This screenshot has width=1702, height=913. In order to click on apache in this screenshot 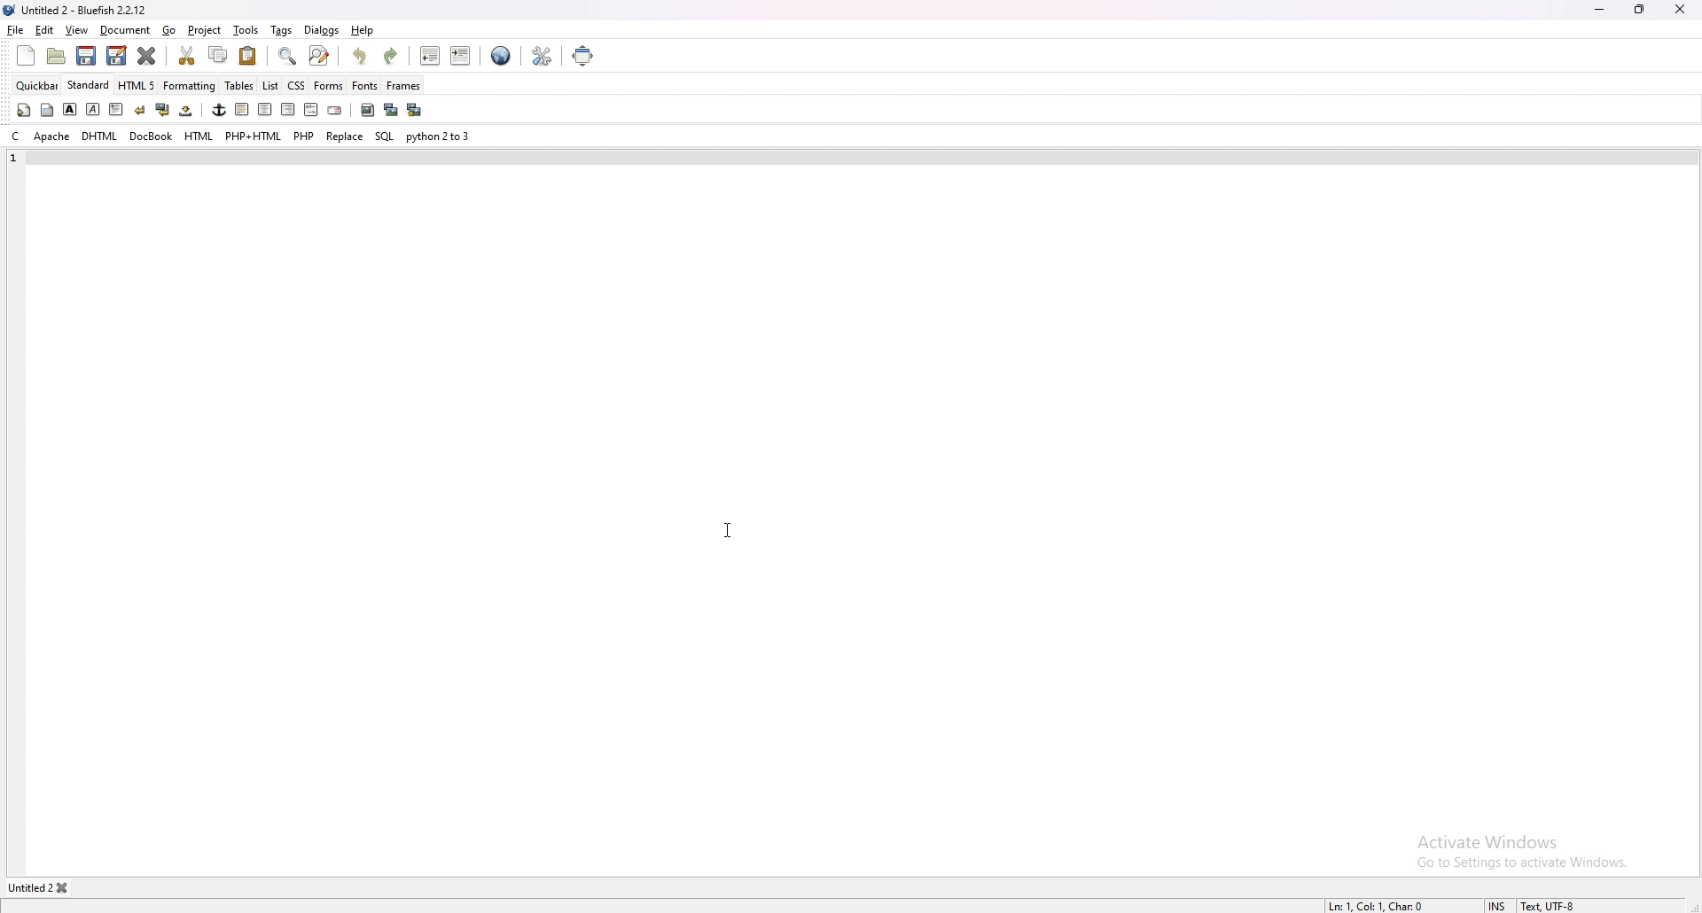, I will do `click(52, 137)`.